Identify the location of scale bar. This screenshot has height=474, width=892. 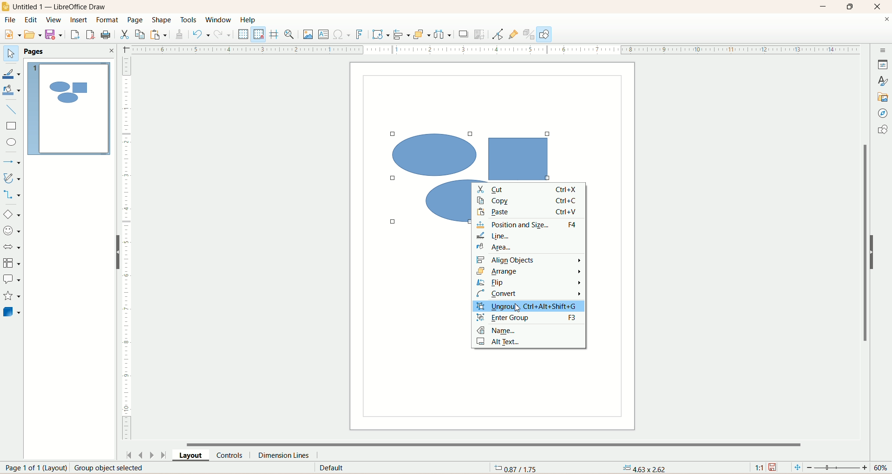
(494, 49).